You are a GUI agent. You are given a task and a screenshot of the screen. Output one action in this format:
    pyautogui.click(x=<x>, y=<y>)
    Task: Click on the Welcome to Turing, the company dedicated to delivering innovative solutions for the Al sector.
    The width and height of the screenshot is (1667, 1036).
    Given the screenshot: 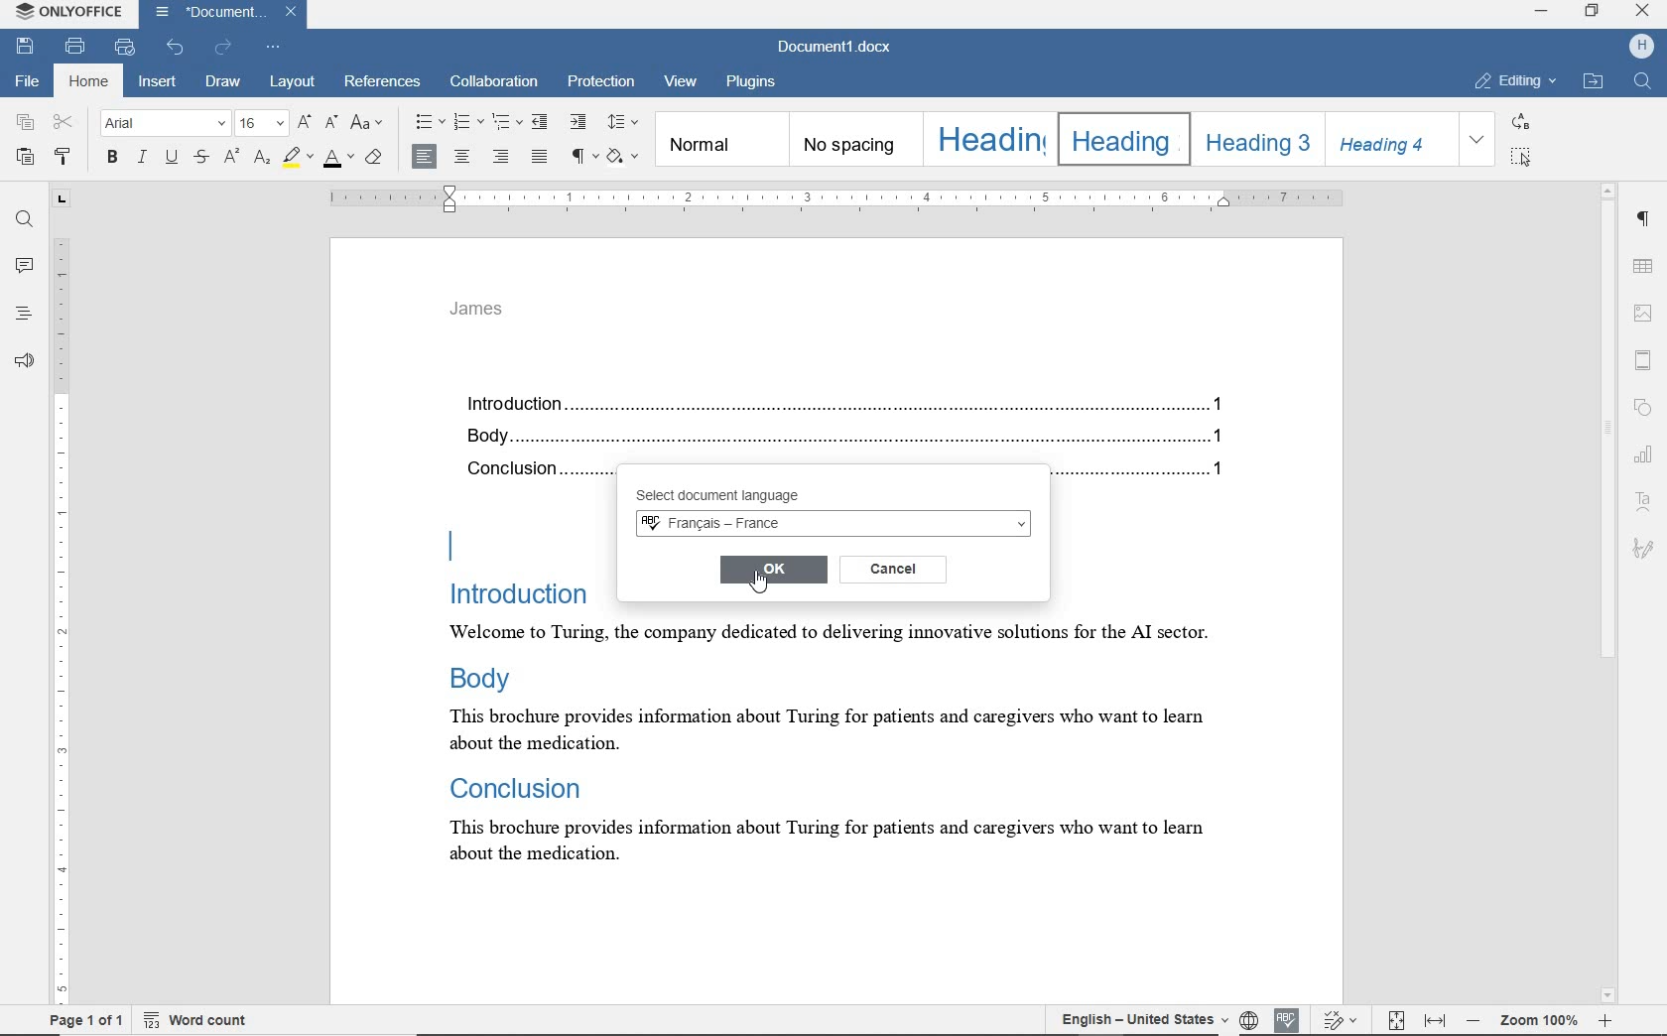 What is the action you would take?
    pyautogui.click(x=826, y=634)
    